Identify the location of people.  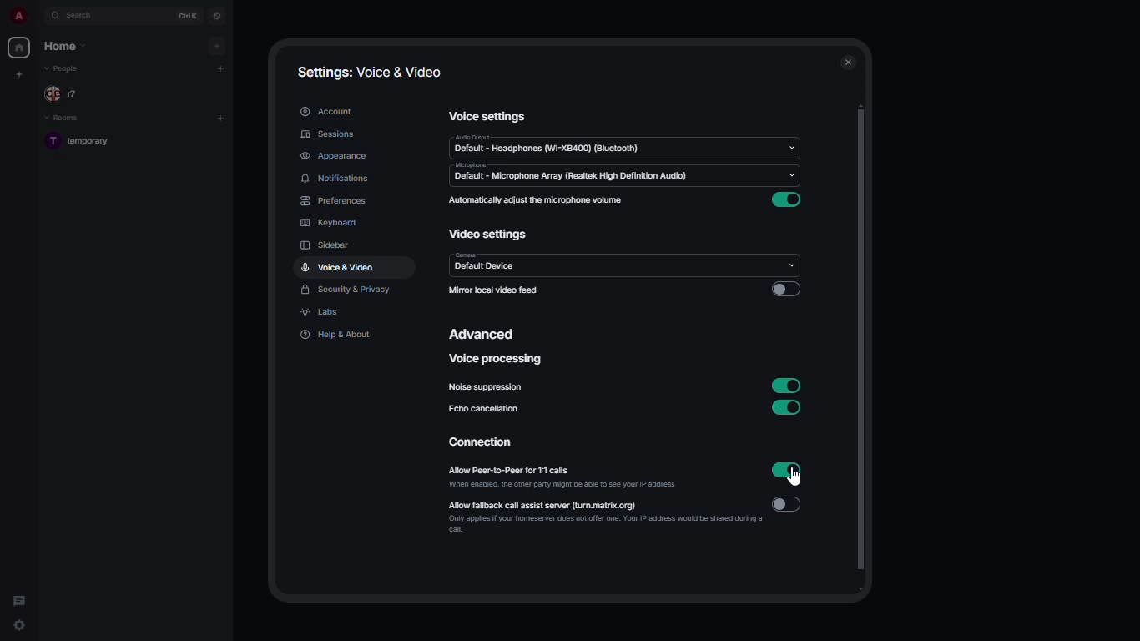
(64, 69).